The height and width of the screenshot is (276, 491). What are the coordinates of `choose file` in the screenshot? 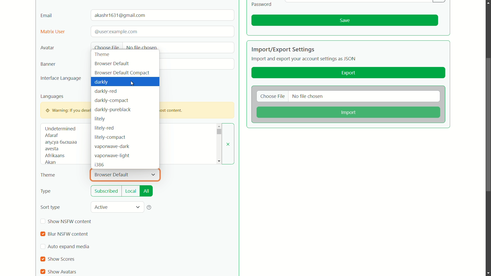 It's located at (273, 97).